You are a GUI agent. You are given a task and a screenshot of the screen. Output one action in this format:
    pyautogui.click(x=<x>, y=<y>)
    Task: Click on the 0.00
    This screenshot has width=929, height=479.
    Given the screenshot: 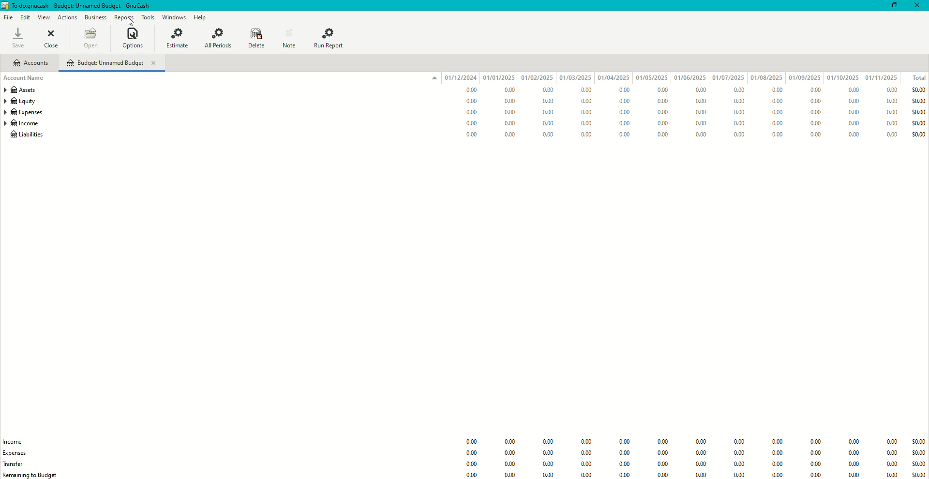 What is the action you would take?
    pyautogui.click(x=626, y=135)
    